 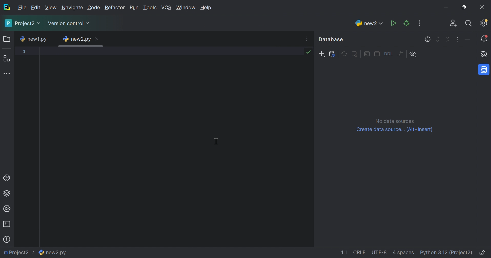 I want to click on Close, so click(x=98, y=39).